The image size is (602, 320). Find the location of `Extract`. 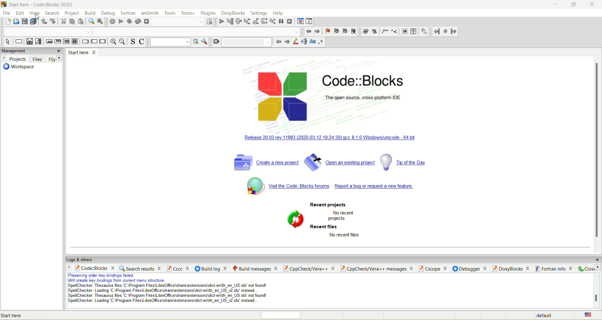

Extract is located at coordinates (374, 32).